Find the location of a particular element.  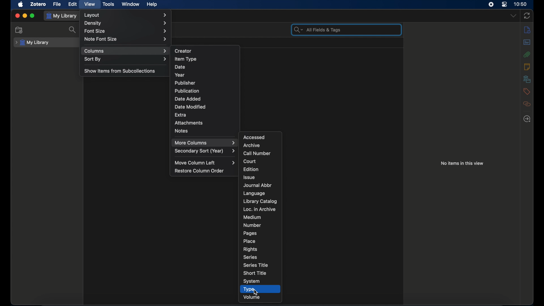

library catalog is located at coordinates (260, 201).